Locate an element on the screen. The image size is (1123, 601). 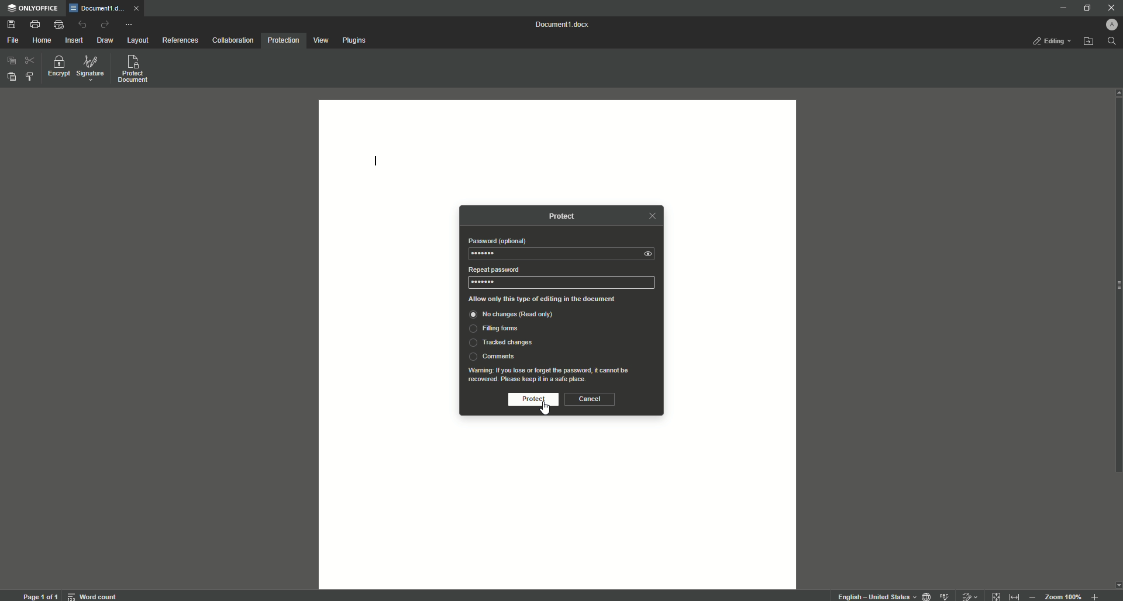
References is located at coordinates (180, 40).